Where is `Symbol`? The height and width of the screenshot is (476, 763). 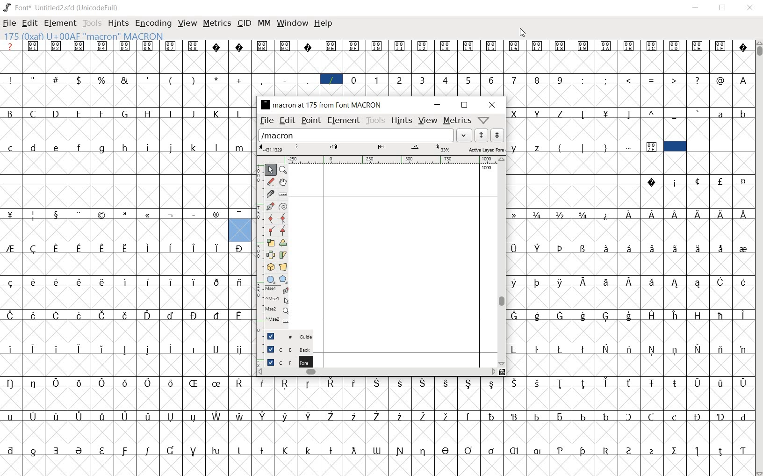
Symbol is located at coordinates (651, 147).